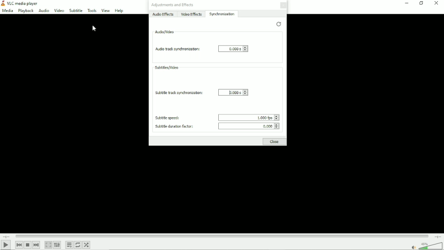 This screenshot has width=444, height=250. Describe the element at coordinates (174, 127) in the screenshot. I see `Subtitle duration factor` at that location.